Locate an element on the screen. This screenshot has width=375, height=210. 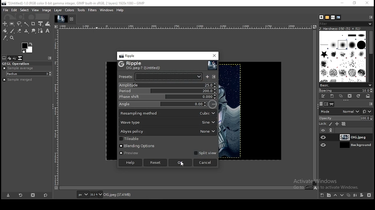
file is located at coordinates (6, 10).